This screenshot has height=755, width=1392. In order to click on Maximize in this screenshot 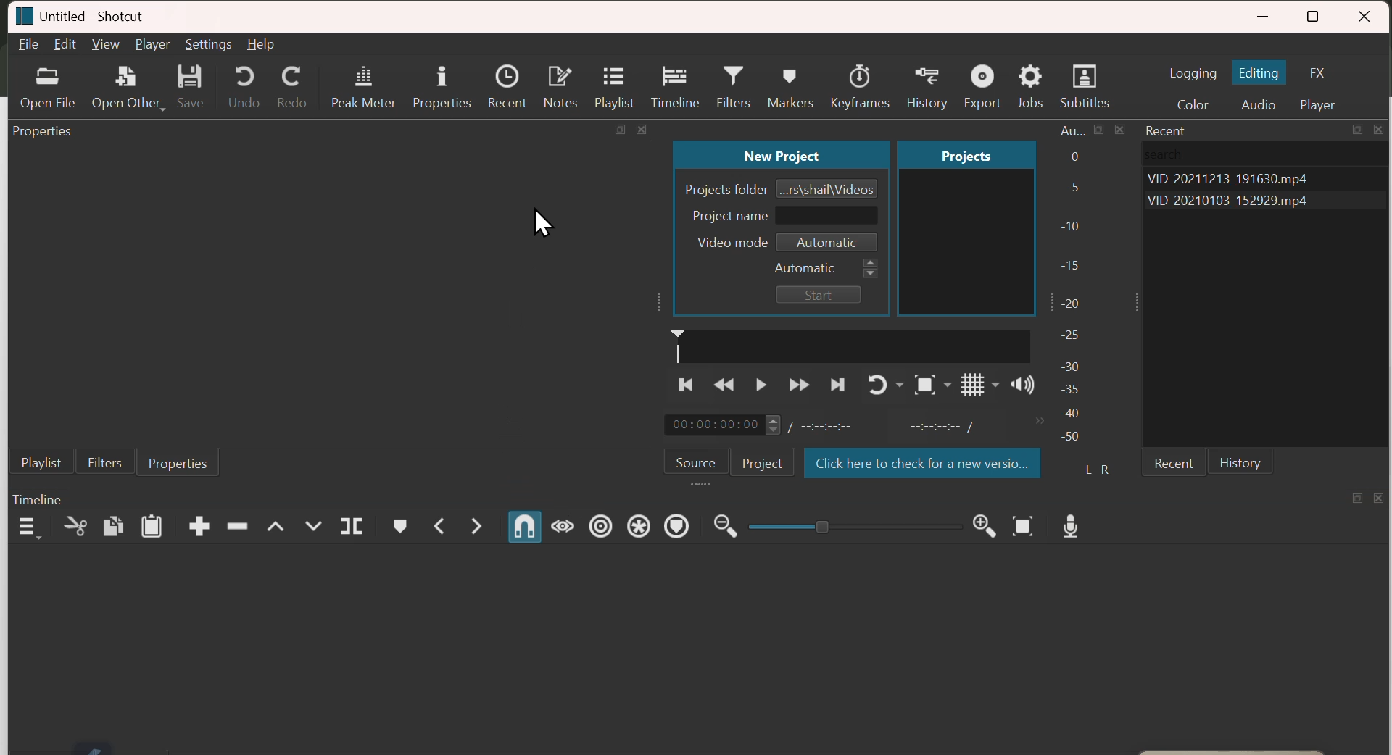, I will do `click(1358, 497)`.